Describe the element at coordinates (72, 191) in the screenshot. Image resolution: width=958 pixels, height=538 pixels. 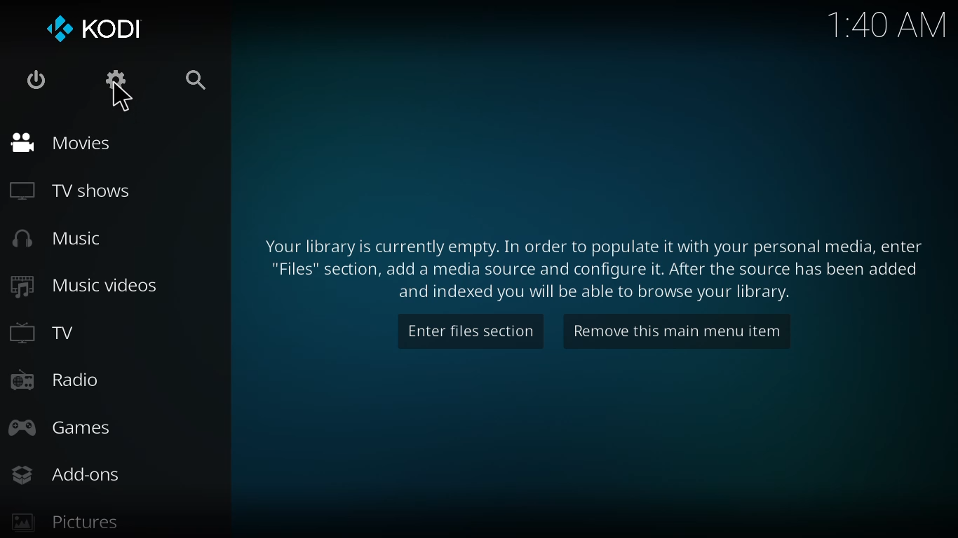
I see `tv shows` at that location.